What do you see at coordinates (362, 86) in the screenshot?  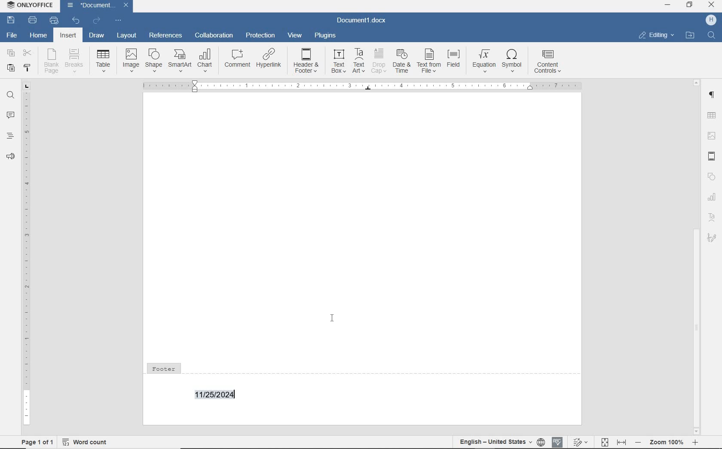 I see `insert current date and time` at bounding box center [362, 86].